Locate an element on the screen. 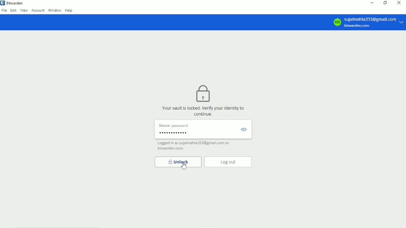 This screenshot has height=228, width=406. Edit is located at coordinates (14, 10).